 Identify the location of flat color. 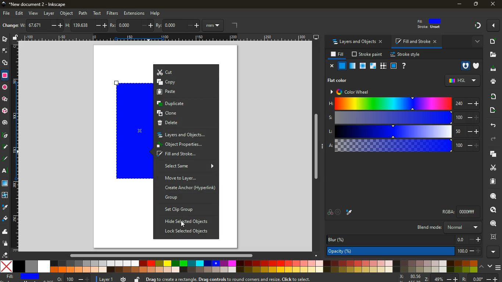
(337, 80).